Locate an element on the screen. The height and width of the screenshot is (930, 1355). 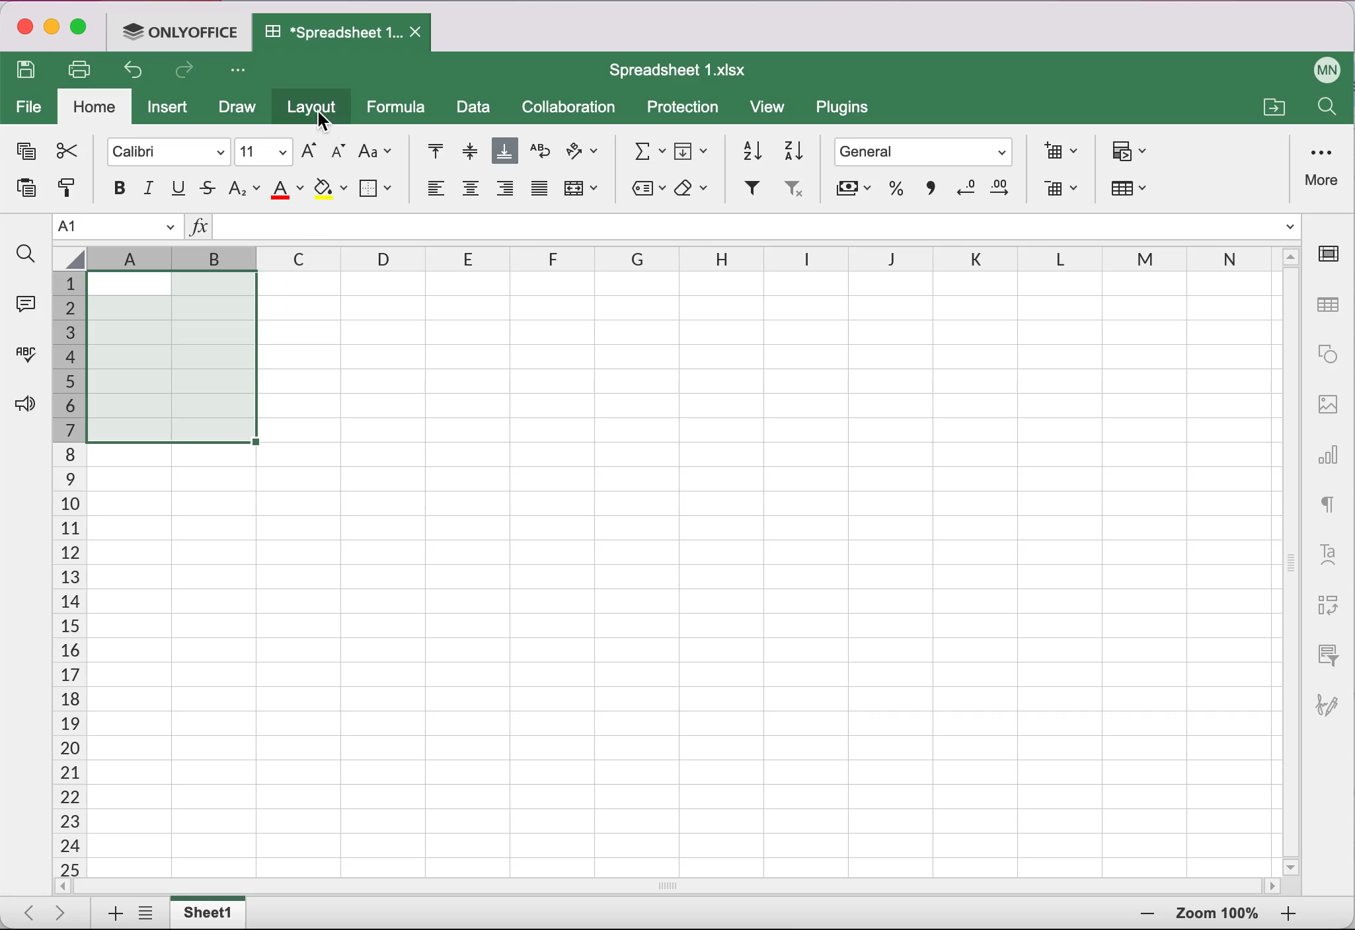
comments is located at coordinates (24, 302).